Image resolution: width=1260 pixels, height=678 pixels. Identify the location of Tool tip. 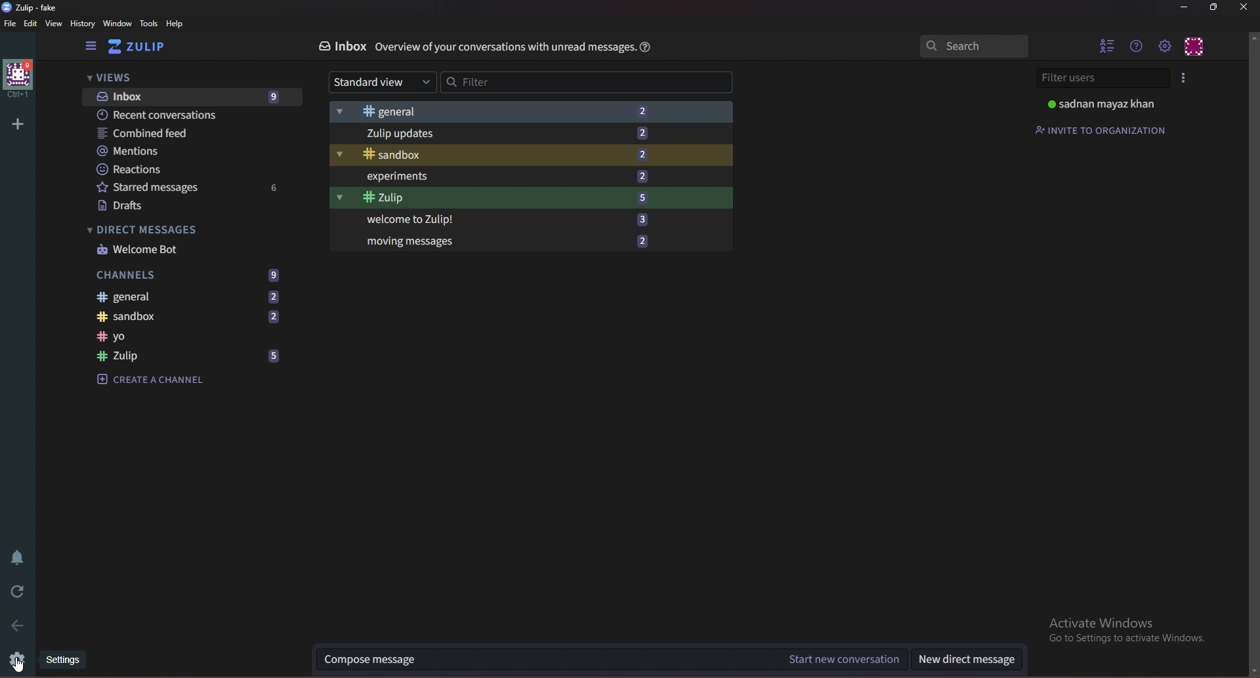
(65, 662).